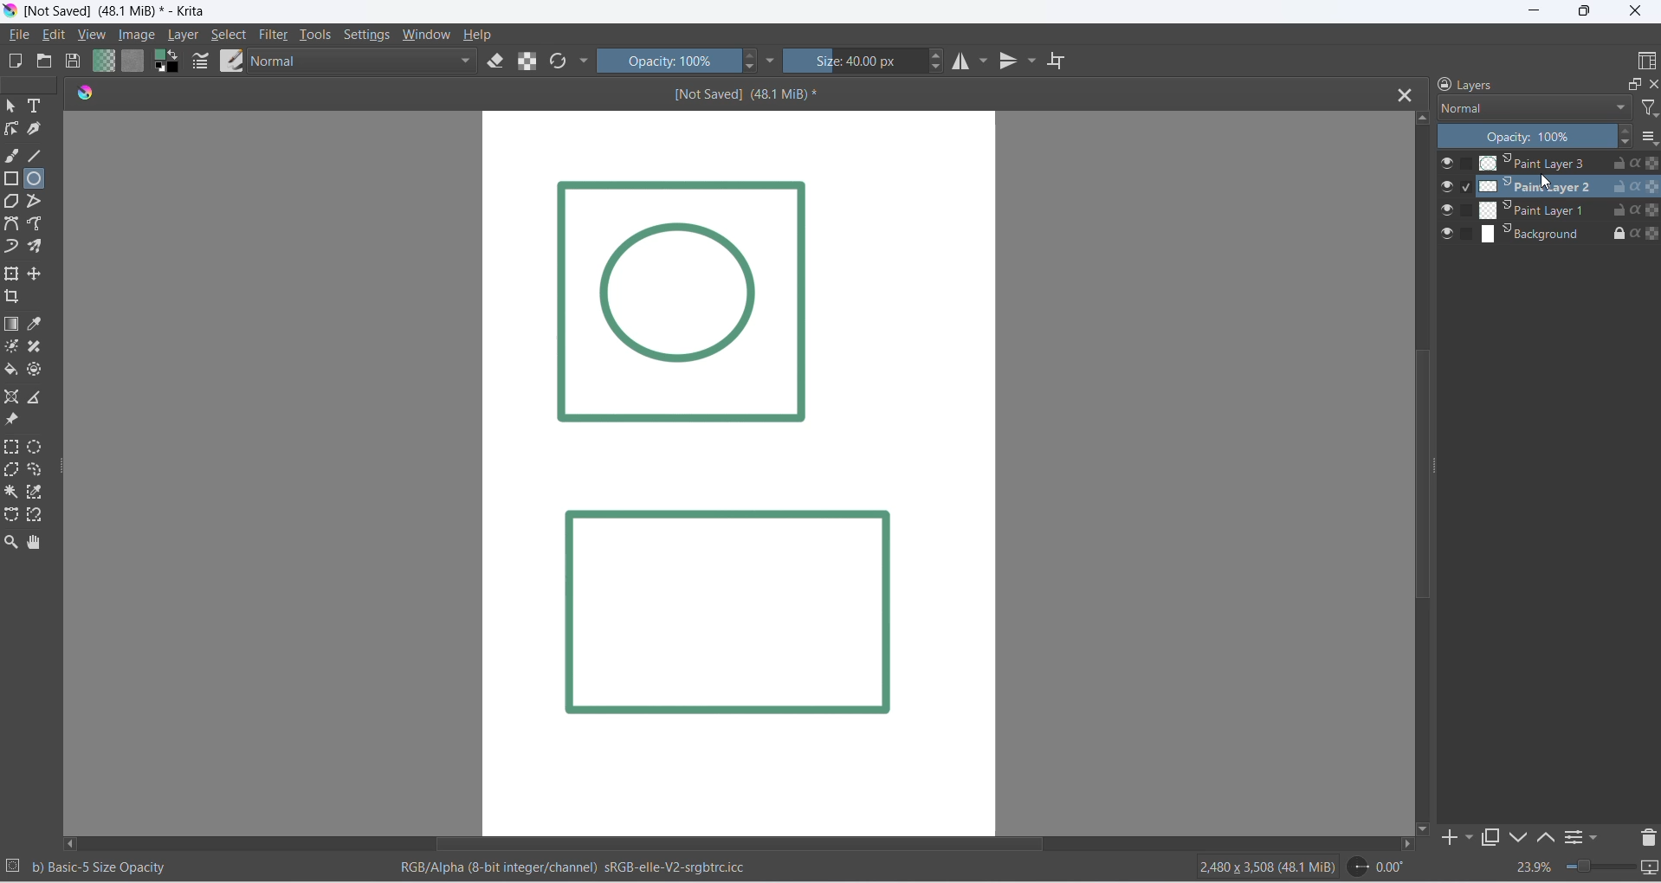 The image size is (1661, 883). Describe the element at coordinates (1020, 61) in the screenshot. I see `vertical mirror tool` at that location.